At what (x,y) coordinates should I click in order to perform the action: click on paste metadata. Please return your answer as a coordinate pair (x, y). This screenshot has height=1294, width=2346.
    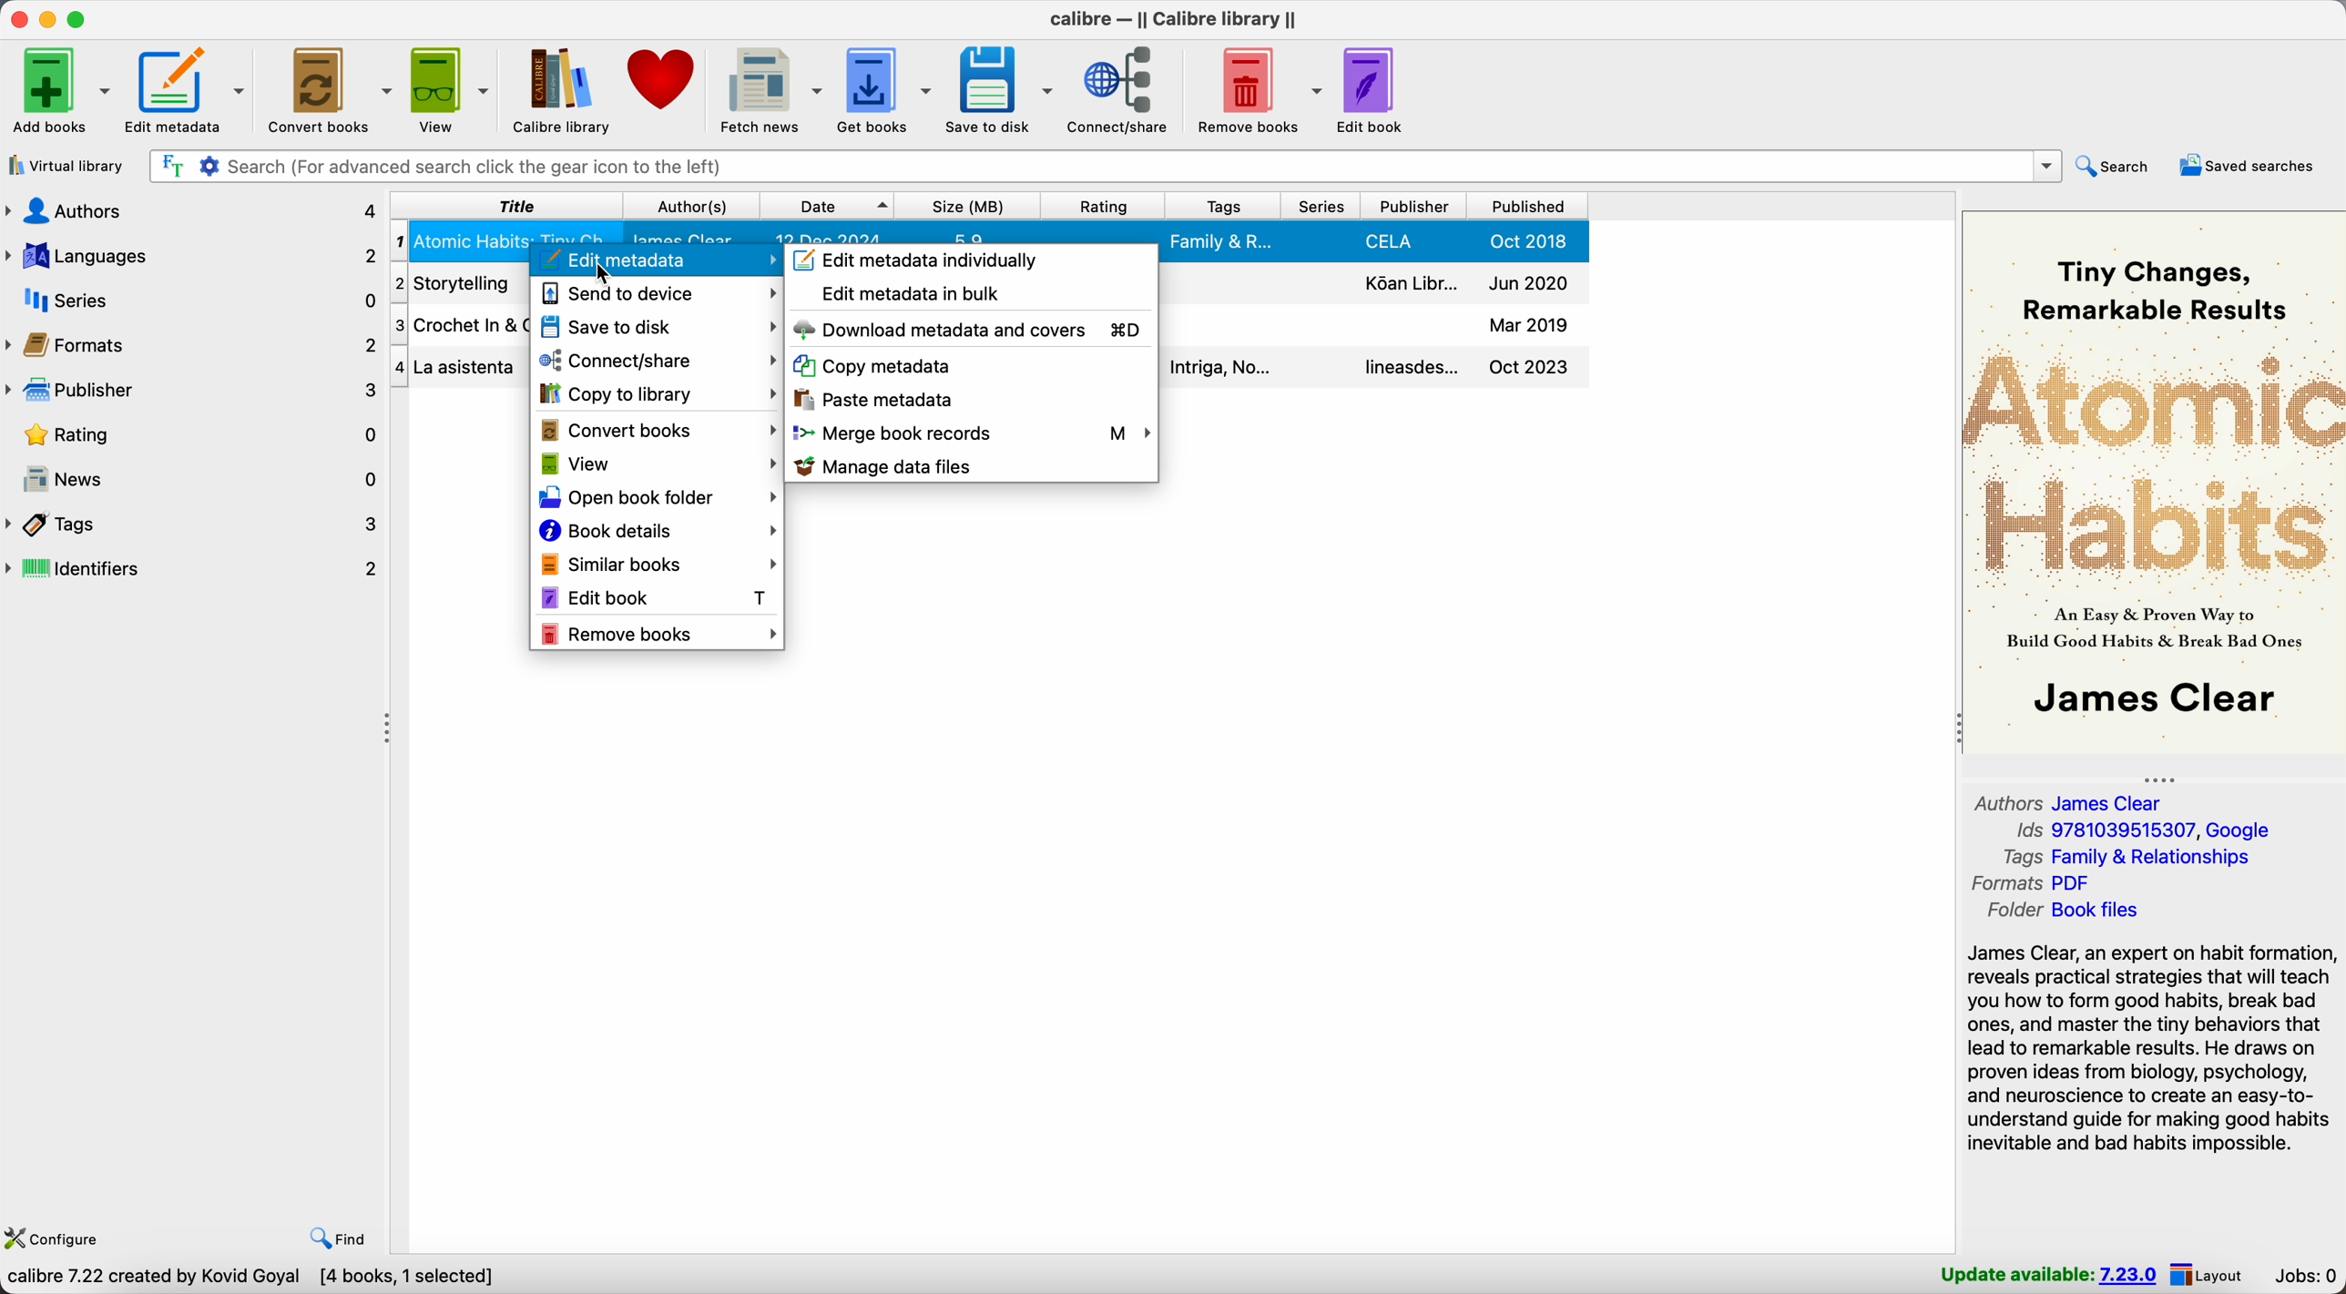
    Looking at the image, I should click on (873, 400).